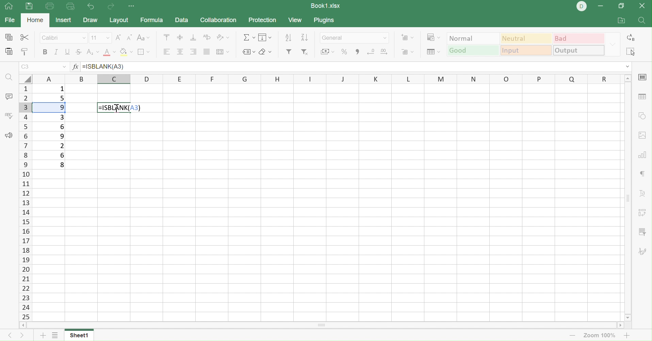 The image size is (652, 341). I want to click on Underline, so click(67, 52).